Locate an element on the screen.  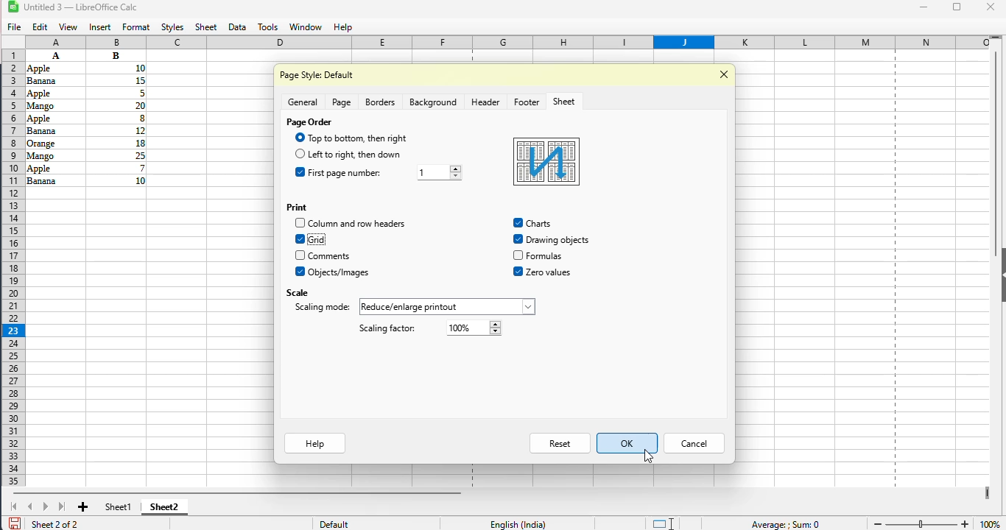
window is located at coordinates (305, 27).